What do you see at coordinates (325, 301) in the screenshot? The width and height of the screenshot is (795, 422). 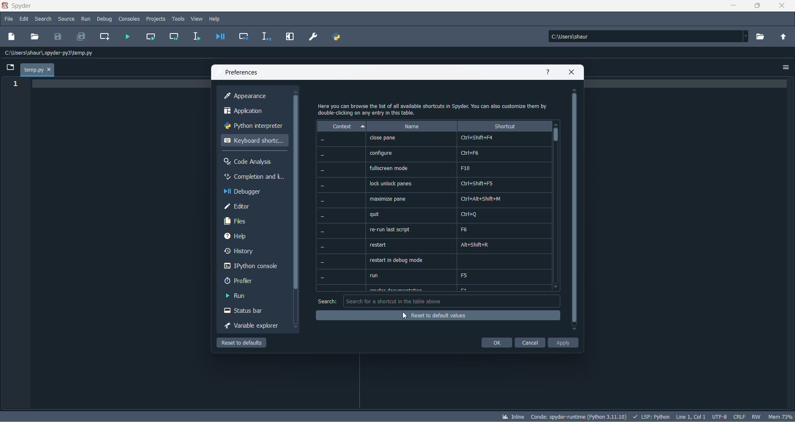 I see `search ` at bounding box center [325, 301].